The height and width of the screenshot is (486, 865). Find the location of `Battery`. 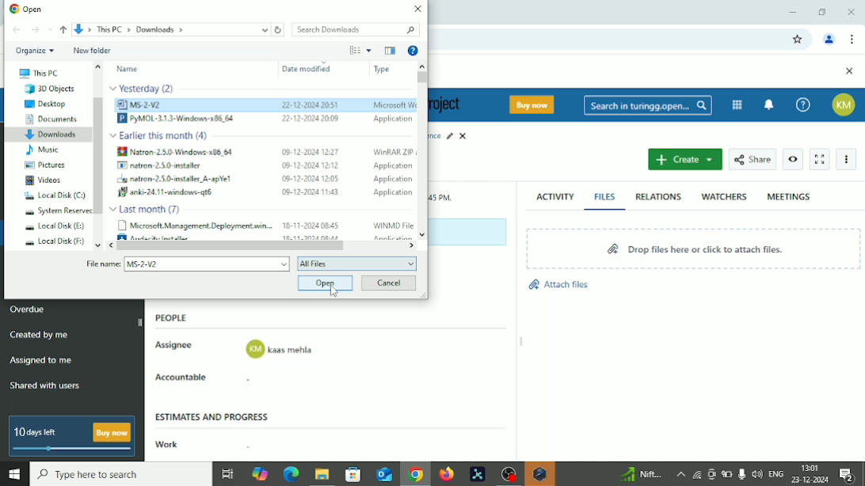

Battery is located at coordinates (727, 475).